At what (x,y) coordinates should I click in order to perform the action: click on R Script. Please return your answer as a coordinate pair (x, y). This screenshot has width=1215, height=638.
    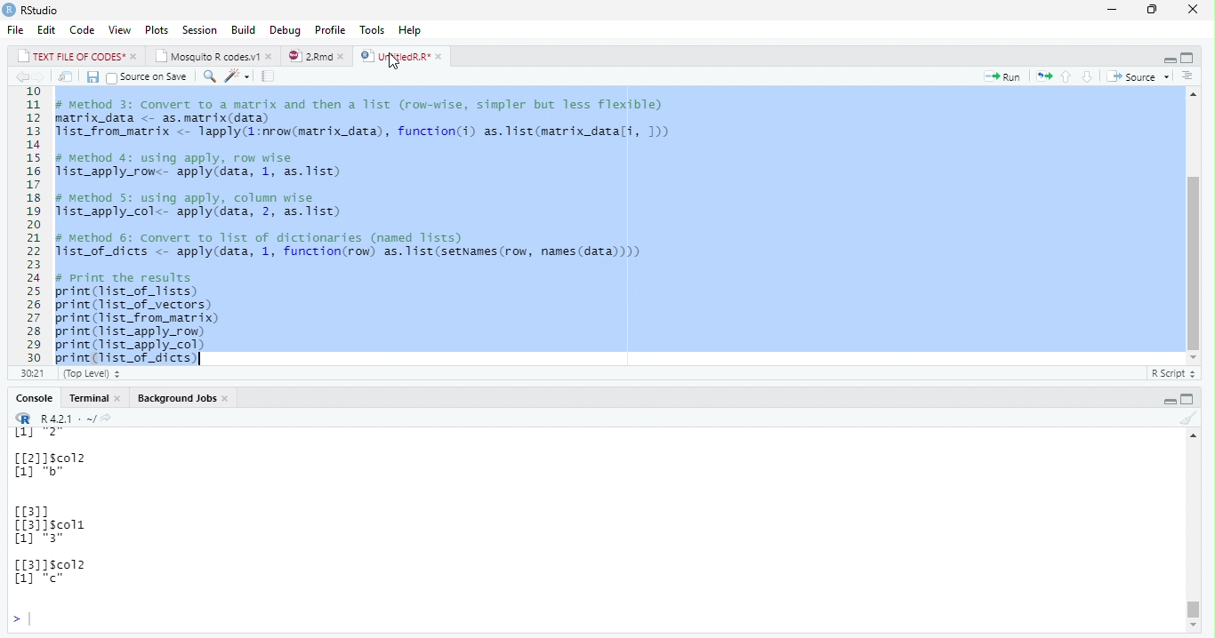
    Looking at the image, I should click on (1174, 372).